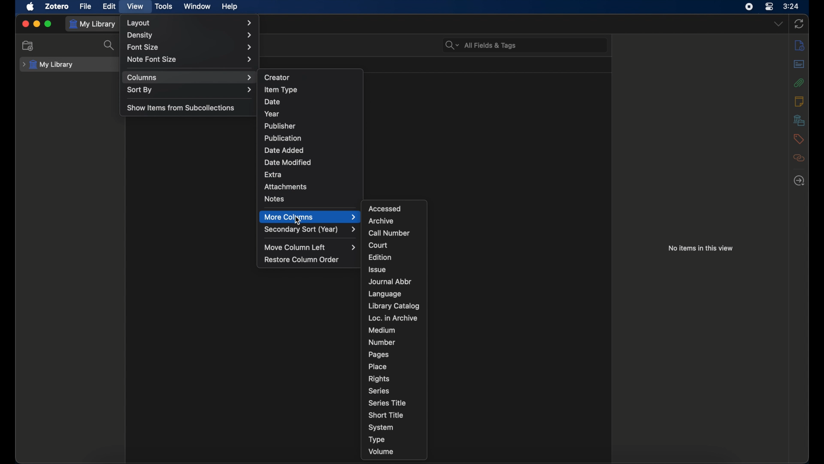  Describe the element at coordinates (393, 317) in the screenshot. I see `loc. in archive` at that location.